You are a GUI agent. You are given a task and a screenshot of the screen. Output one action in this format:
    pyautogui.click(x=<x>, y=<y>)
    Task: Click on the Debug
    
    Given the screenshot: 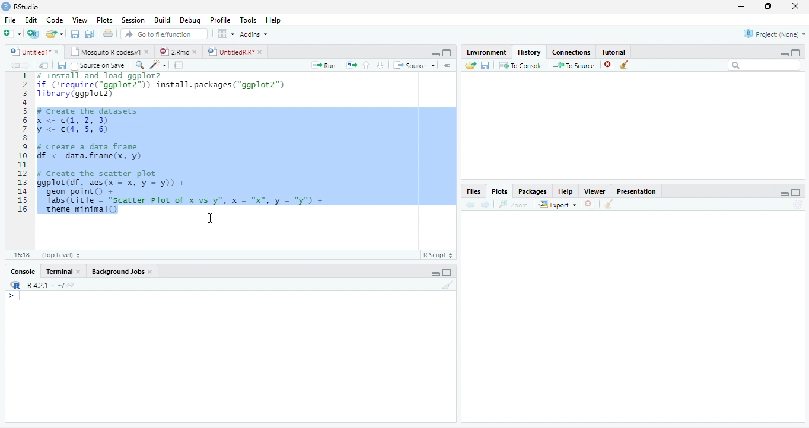 What is the action you would take?
    pyautogui.click(x=190, y=20)
    